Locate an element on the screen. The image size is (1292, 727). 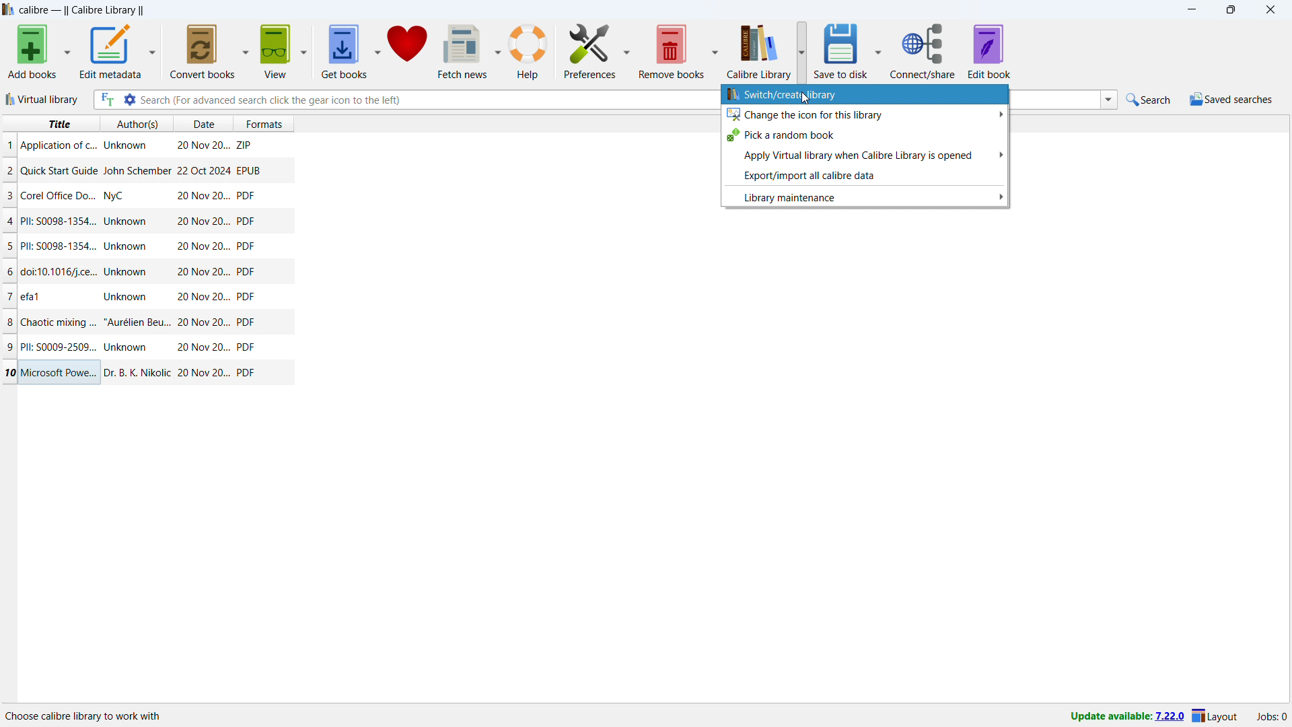
PDF is located at coordinates (246, 246).